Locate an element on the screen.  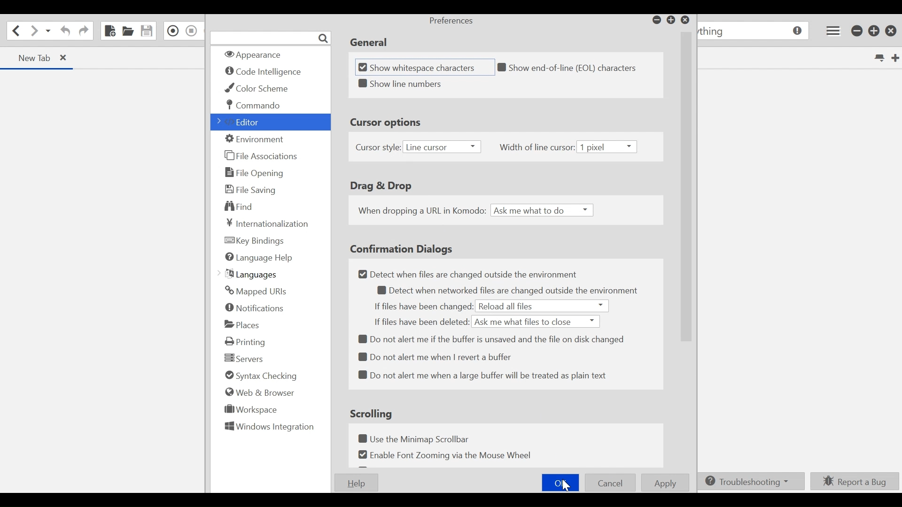
Current Tab is located at coordinates (39, 59).